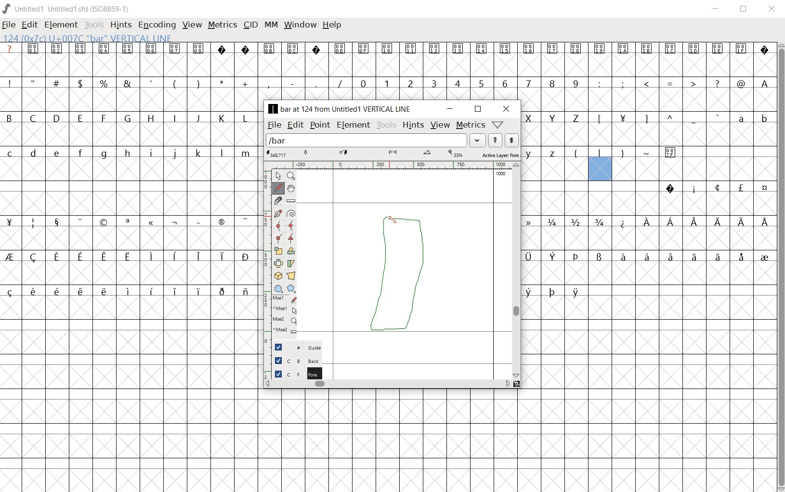 The image size is (785, 492). Describe the element at coordinates (341, 109) in the screenshot. I see `BAR AT 124 FROM UNTITLED1 VERTICAL LINE` at that location.